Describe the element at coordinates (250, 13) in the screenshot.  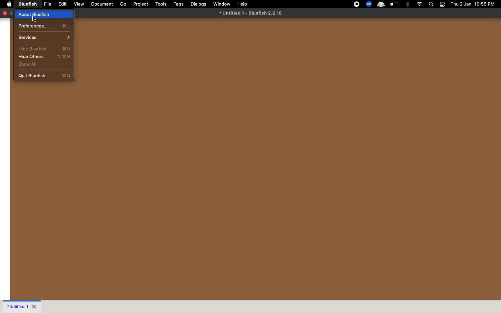
I see `untitled 1` at that location.